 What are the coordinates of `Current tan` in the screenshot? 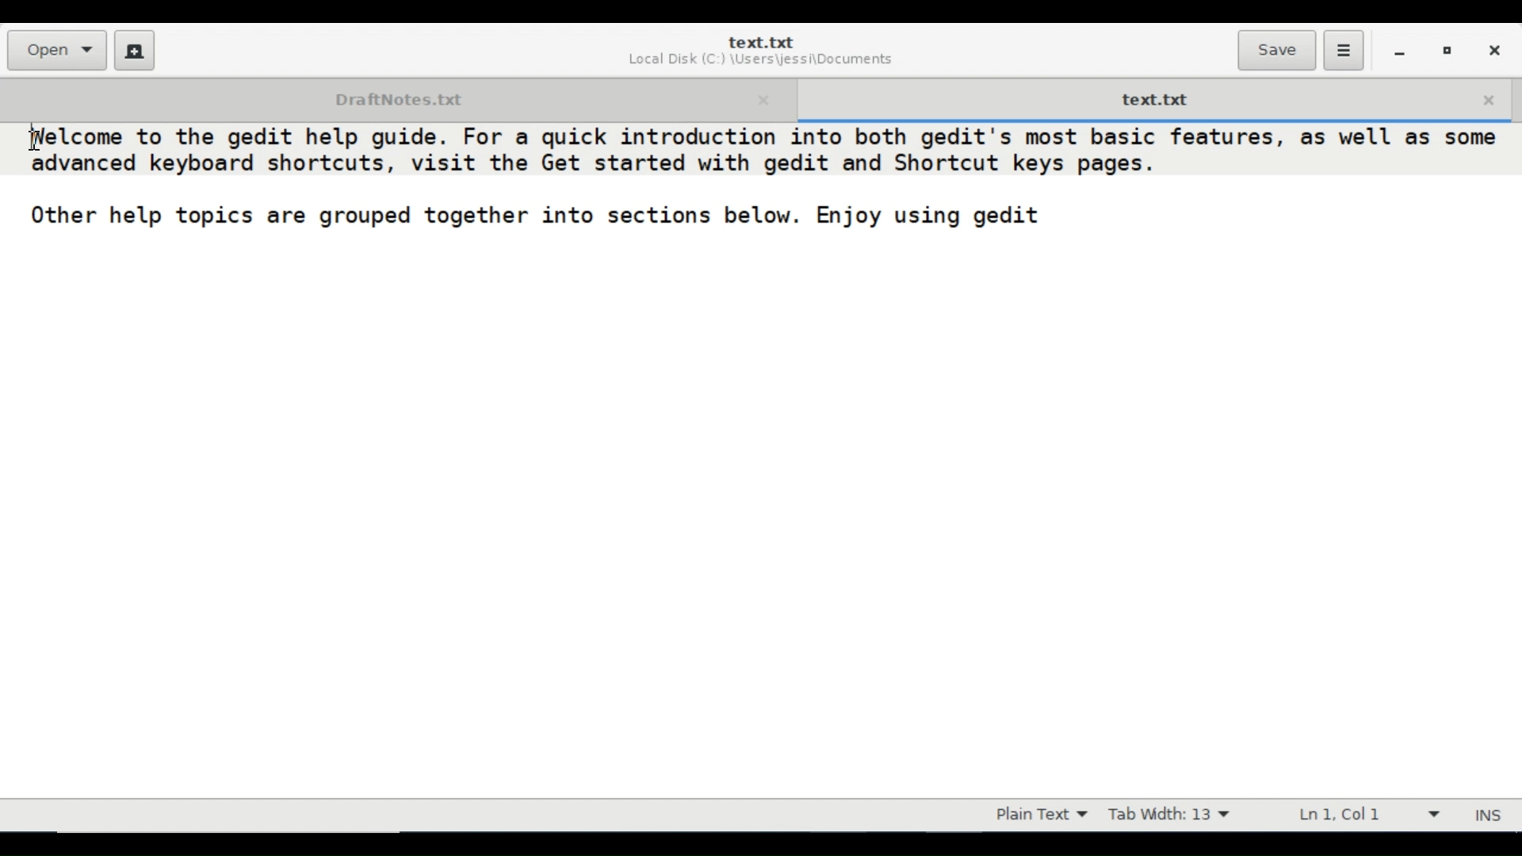 It's located at (1153, 97).